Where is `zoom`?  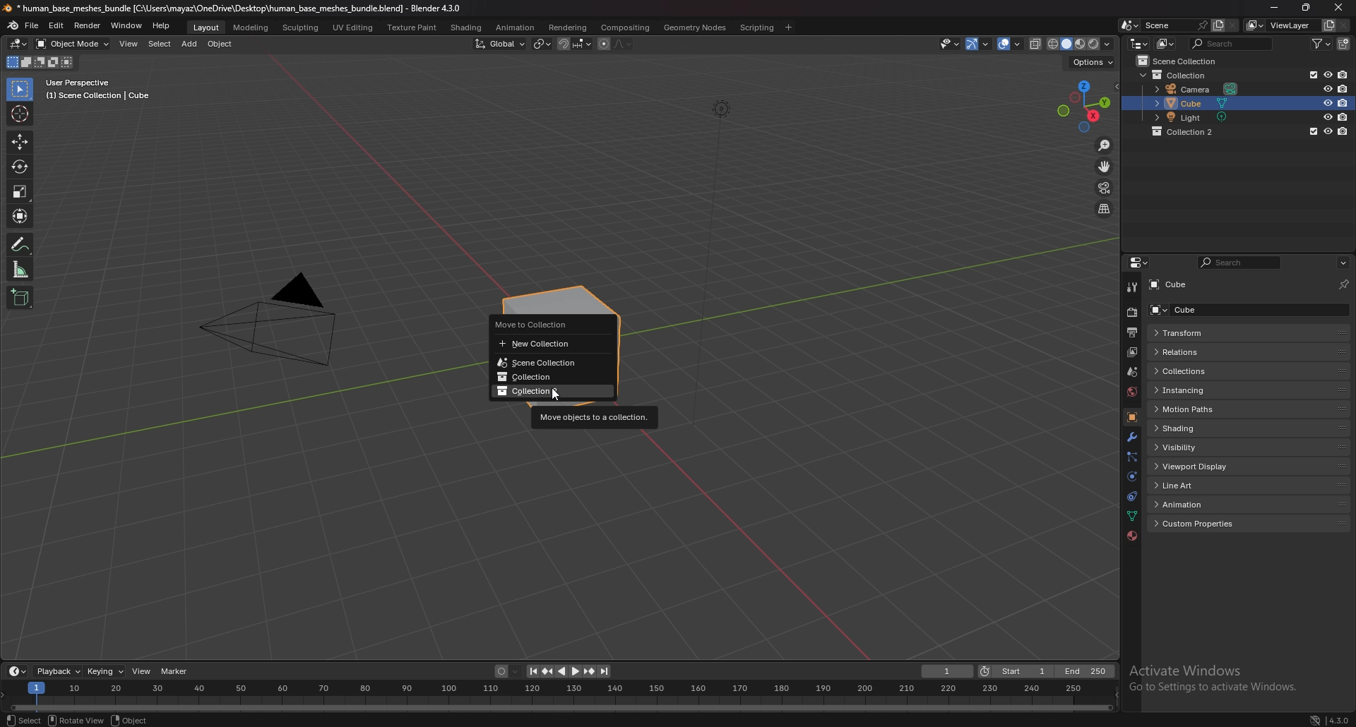 zoom is located at coordinates (1105, 145).